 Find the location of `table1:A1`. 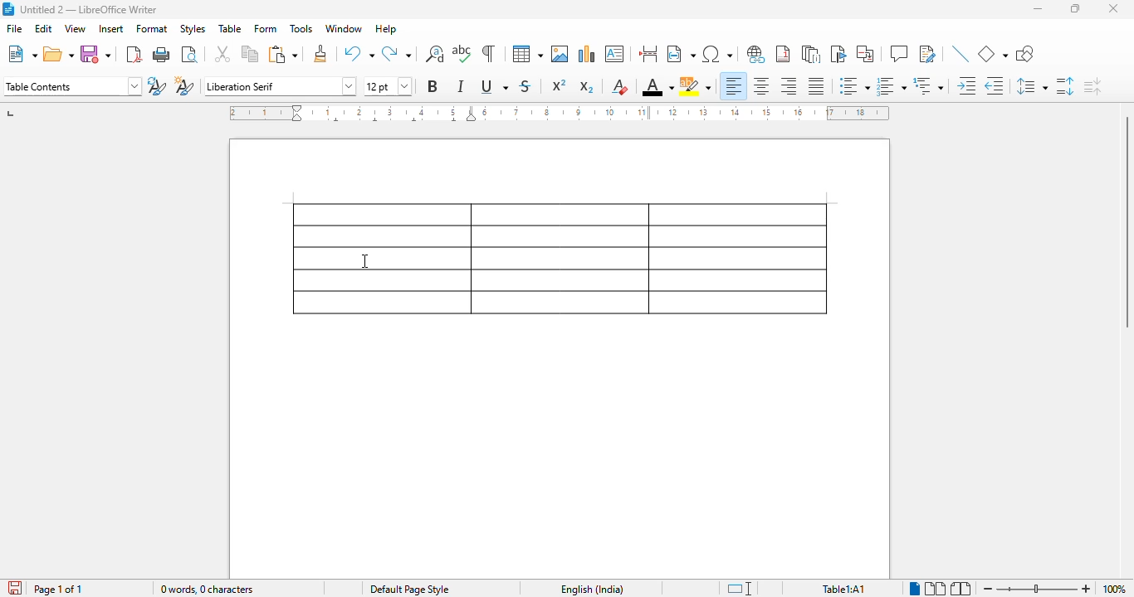

table1:A1 is located at coordinates (844, 589).